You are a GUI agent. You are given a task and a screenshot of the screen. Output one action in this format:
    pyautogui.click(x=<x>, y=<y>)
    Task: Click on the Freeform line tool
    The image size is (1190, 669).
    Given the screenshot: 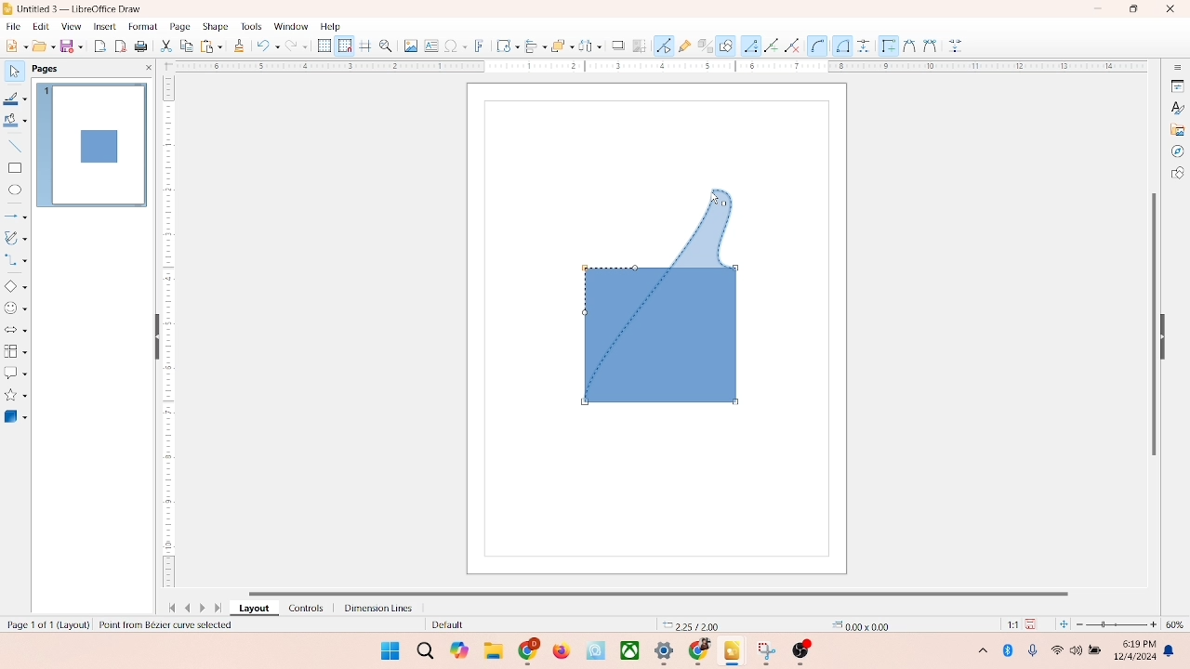 What is the action you would take?
    pyautogui.click(x=772, y=46)
    